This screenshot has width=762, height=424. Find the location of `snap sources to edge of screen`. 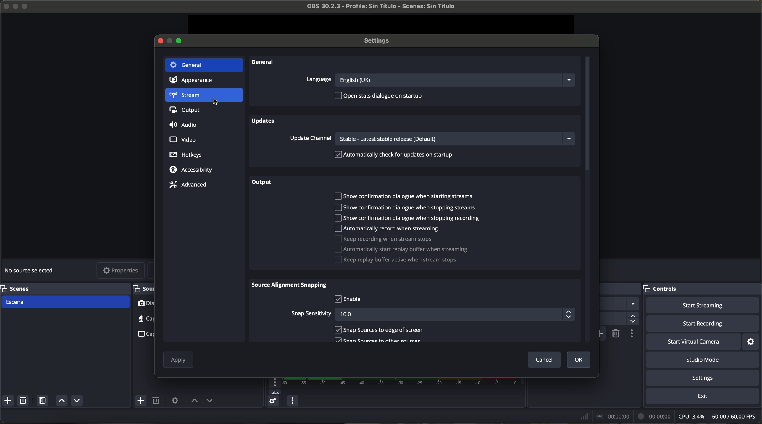

snap sources to edge of screen is located at coordinates (381, 330).